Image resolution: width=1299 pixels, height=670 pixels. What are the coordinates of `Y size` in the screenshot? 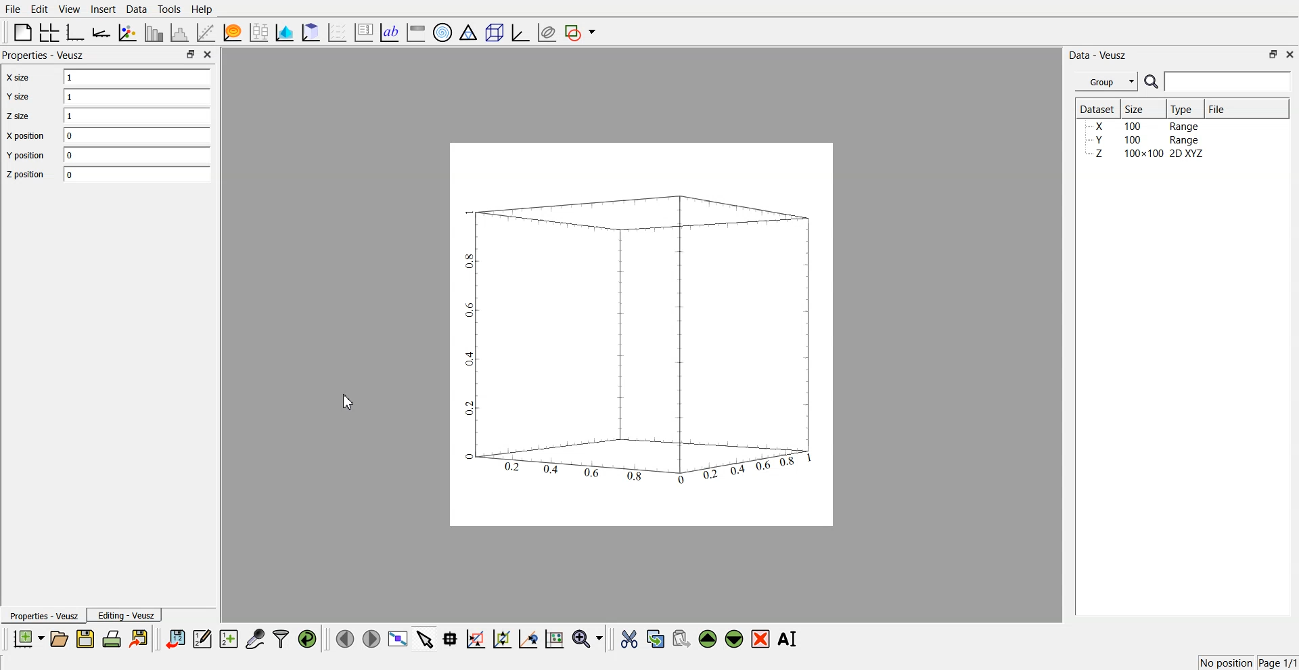 It's located at (18, 96).